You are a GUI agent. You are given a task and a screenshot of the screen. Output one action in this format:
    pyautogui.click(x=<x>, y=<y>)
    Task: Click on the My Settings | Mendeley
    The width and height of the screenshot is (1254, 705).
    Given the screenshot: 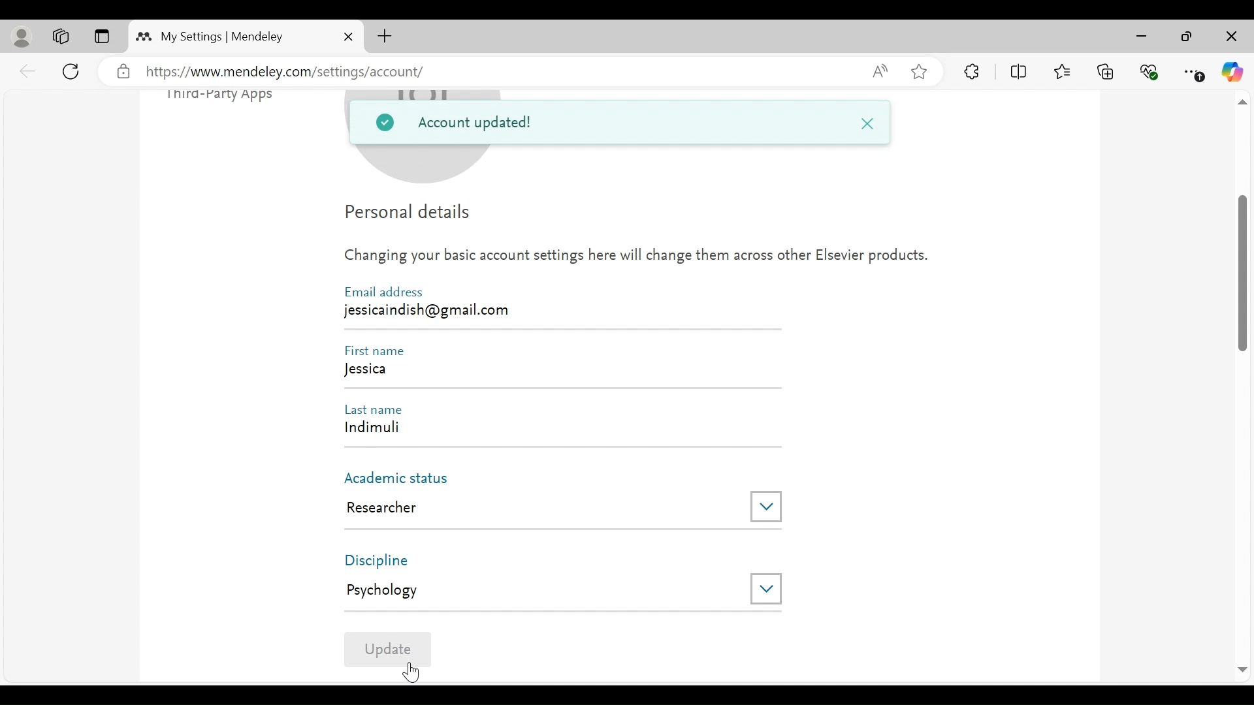 What is the action you would take?
    pyautogui.click(x=222, y=37)
    